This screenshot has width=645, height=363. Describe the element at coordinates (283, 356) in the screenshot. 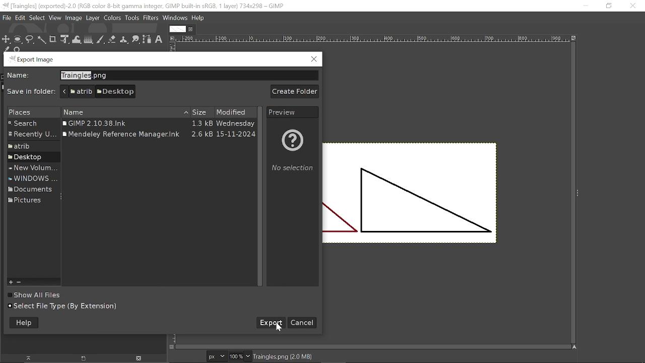

I see `Format of the current file` at that location.